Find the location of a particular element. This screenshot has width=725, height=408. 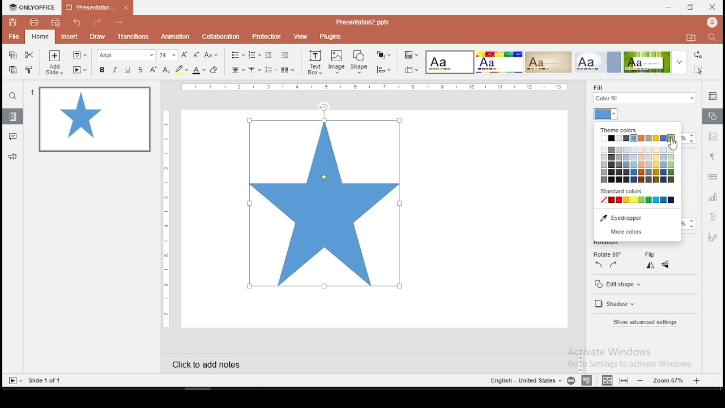

flip vertical is located at coordinates (666, 265).